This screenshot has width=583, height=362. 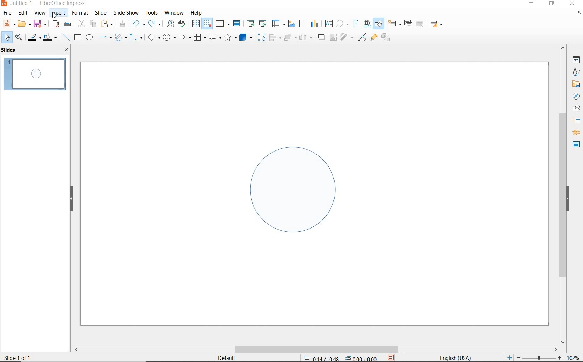 I want to click on ellipse, so click(x=89, y=38).